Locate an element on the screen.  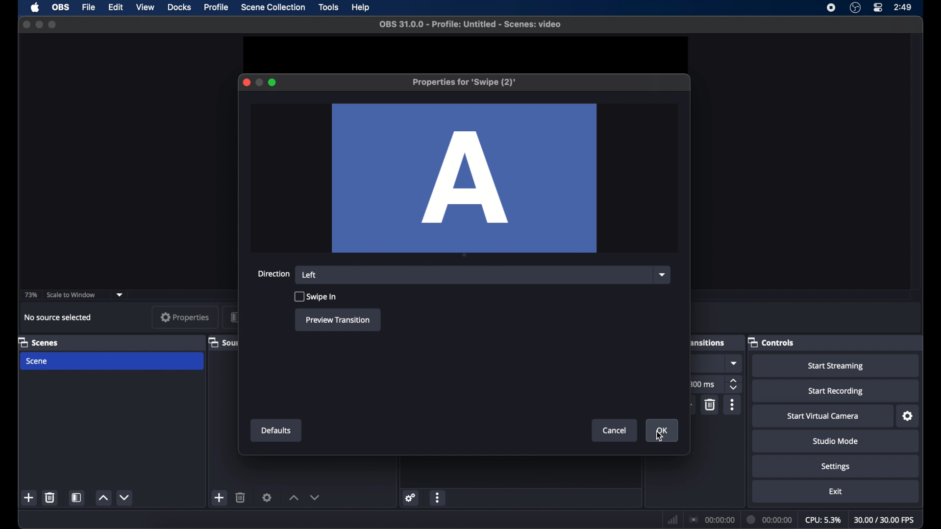
dropdown is located at coordinates (662, 274).